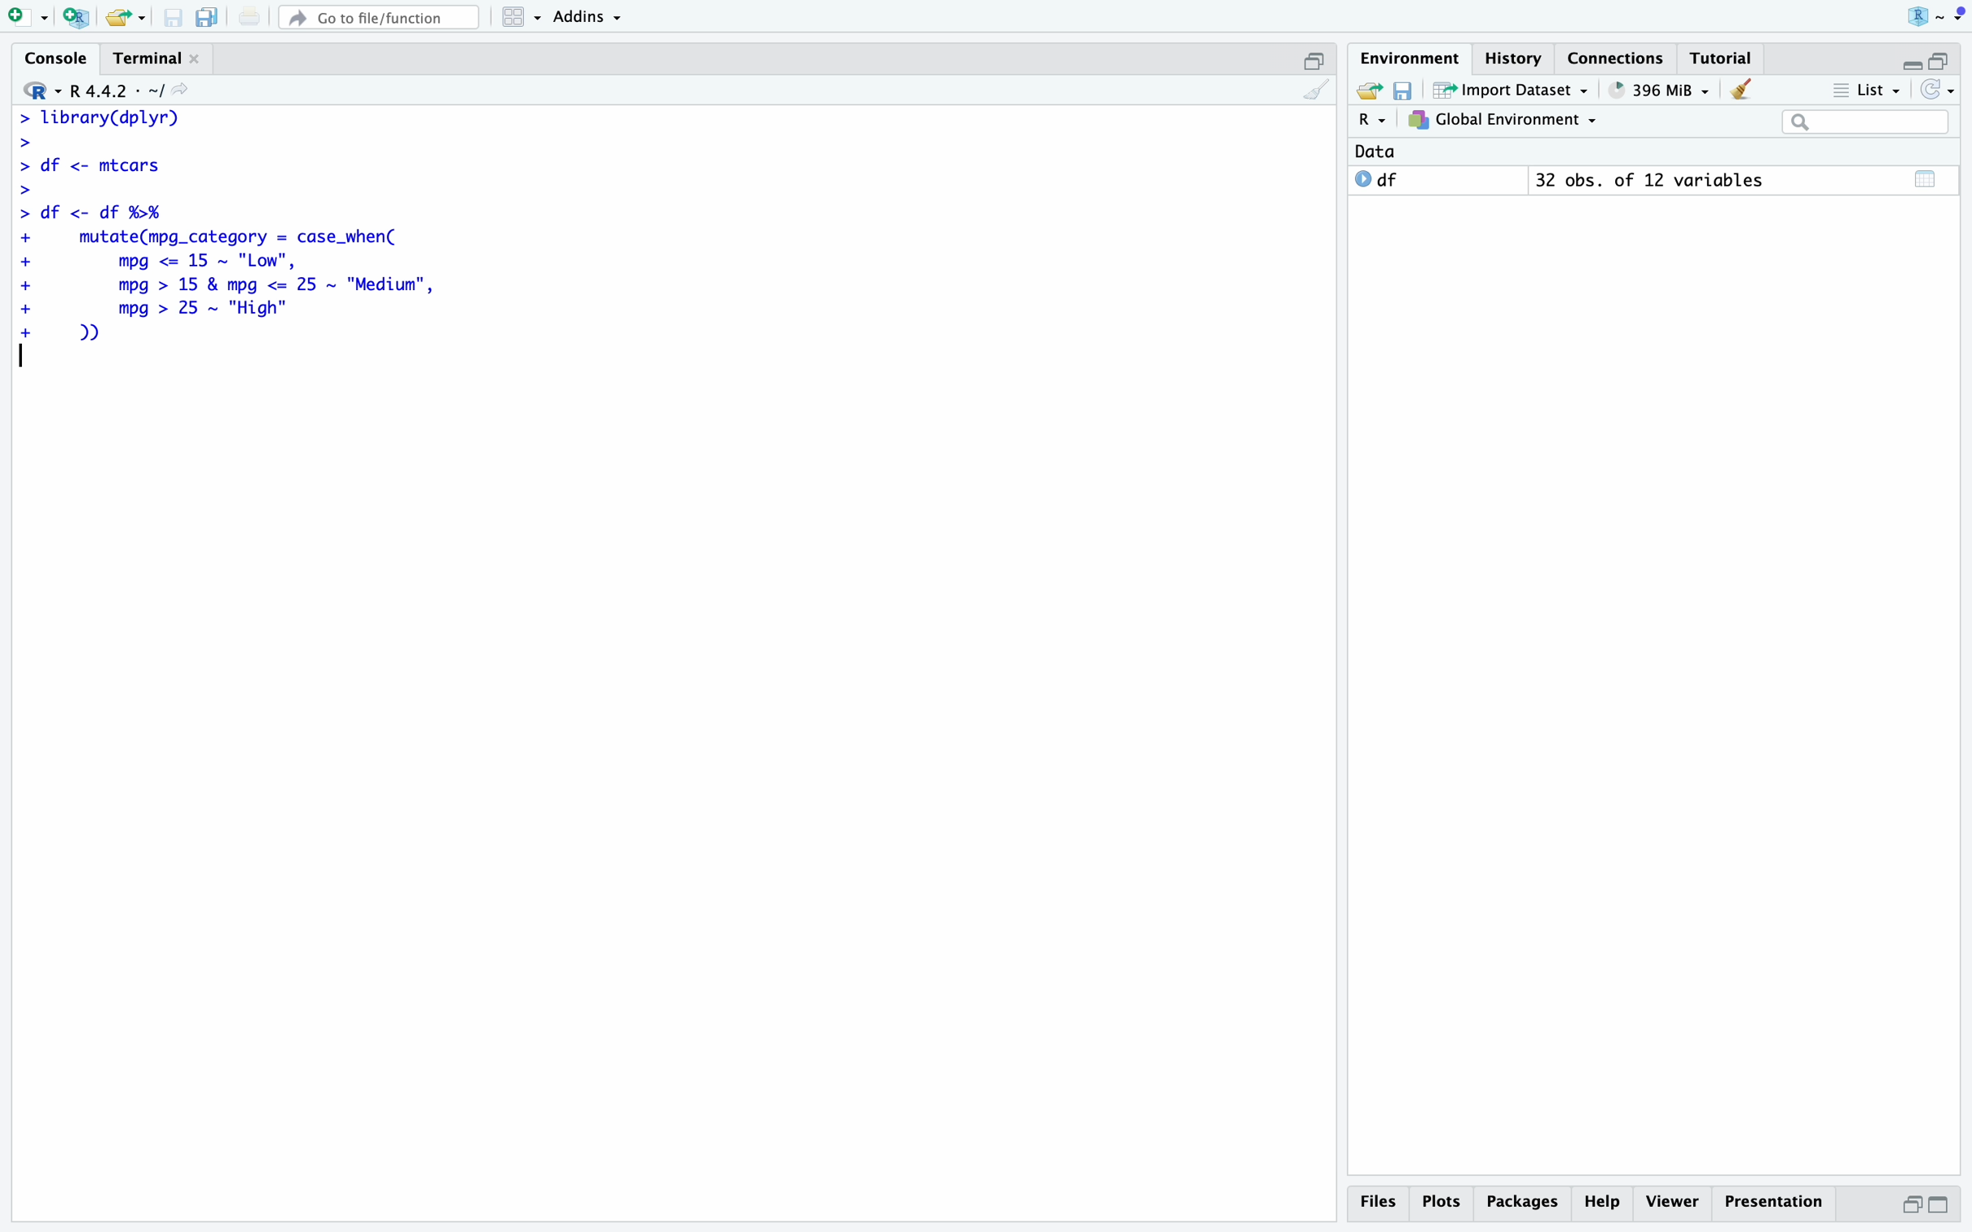  Describe the element at coordinates (59, 57) in the screenshot. I see `console` at that location.